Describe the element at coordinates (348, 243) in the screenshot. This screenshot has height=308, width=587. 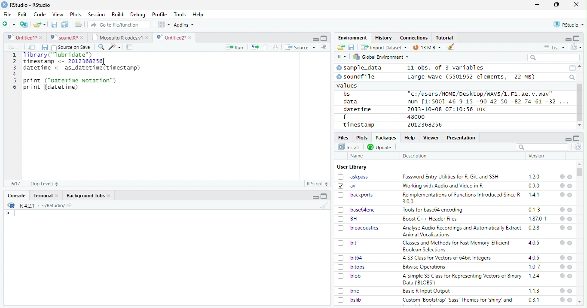
I see `bit` at that location.